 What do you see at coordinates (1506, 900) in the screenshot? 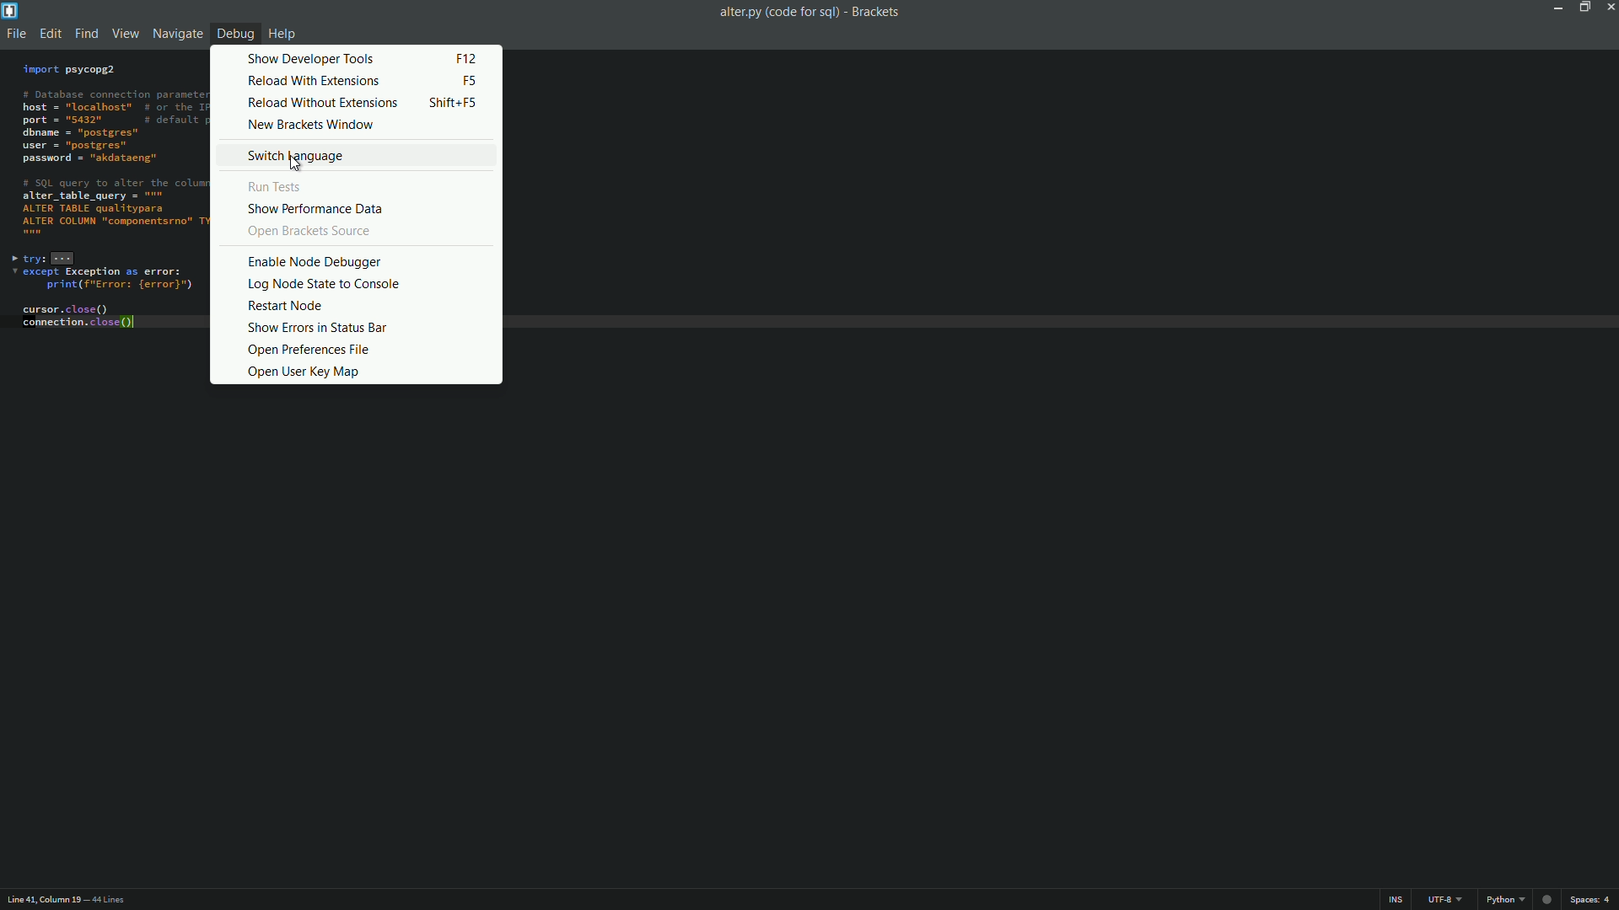
I see `python` at bounding box center [1506, 900].